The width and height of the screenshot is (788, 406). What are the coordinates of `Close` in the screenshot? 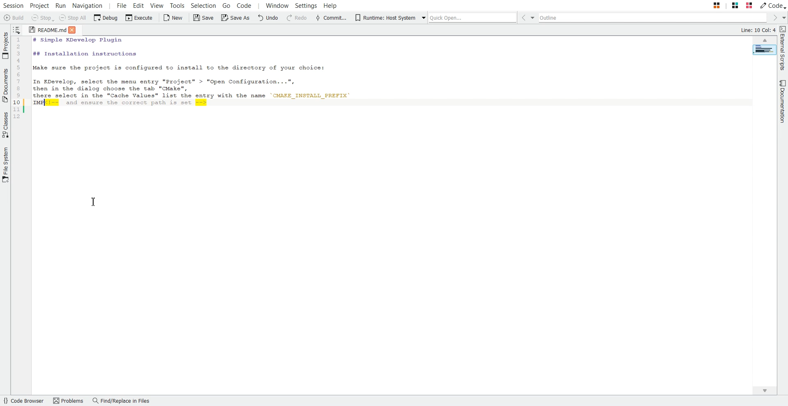 It's located at (74, 30).